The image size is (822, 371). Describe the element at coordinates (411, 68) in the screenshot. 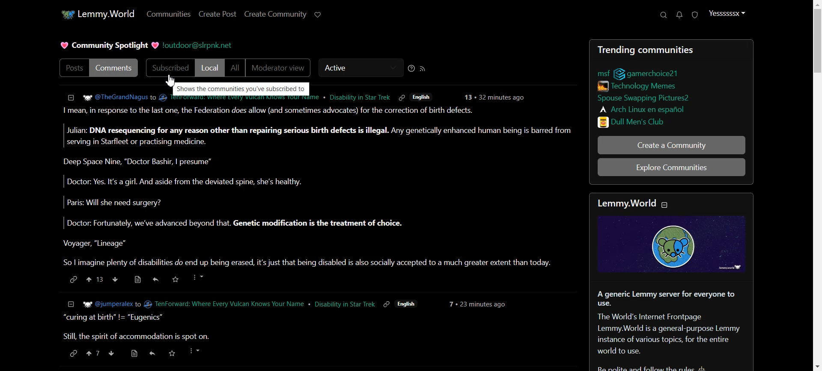

I see `Sorting help` at that location.